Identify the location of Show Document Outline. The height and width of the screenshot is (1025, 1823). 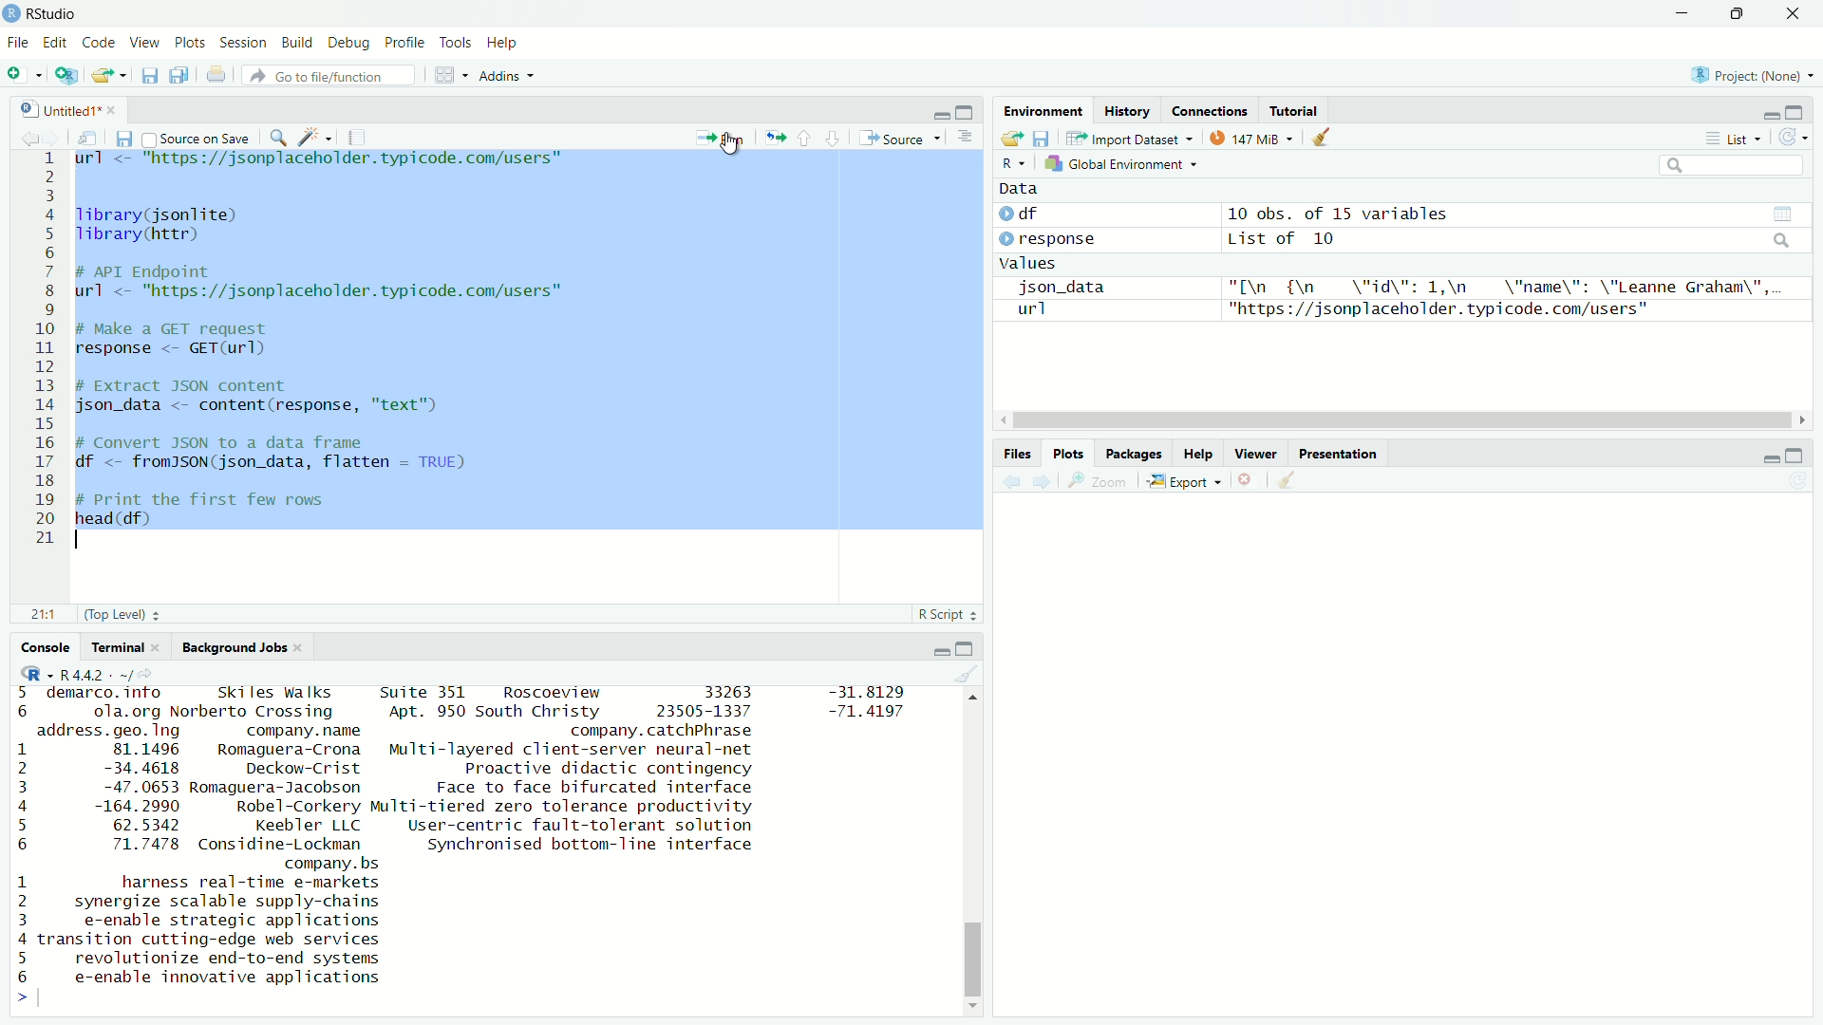
(967, 138).